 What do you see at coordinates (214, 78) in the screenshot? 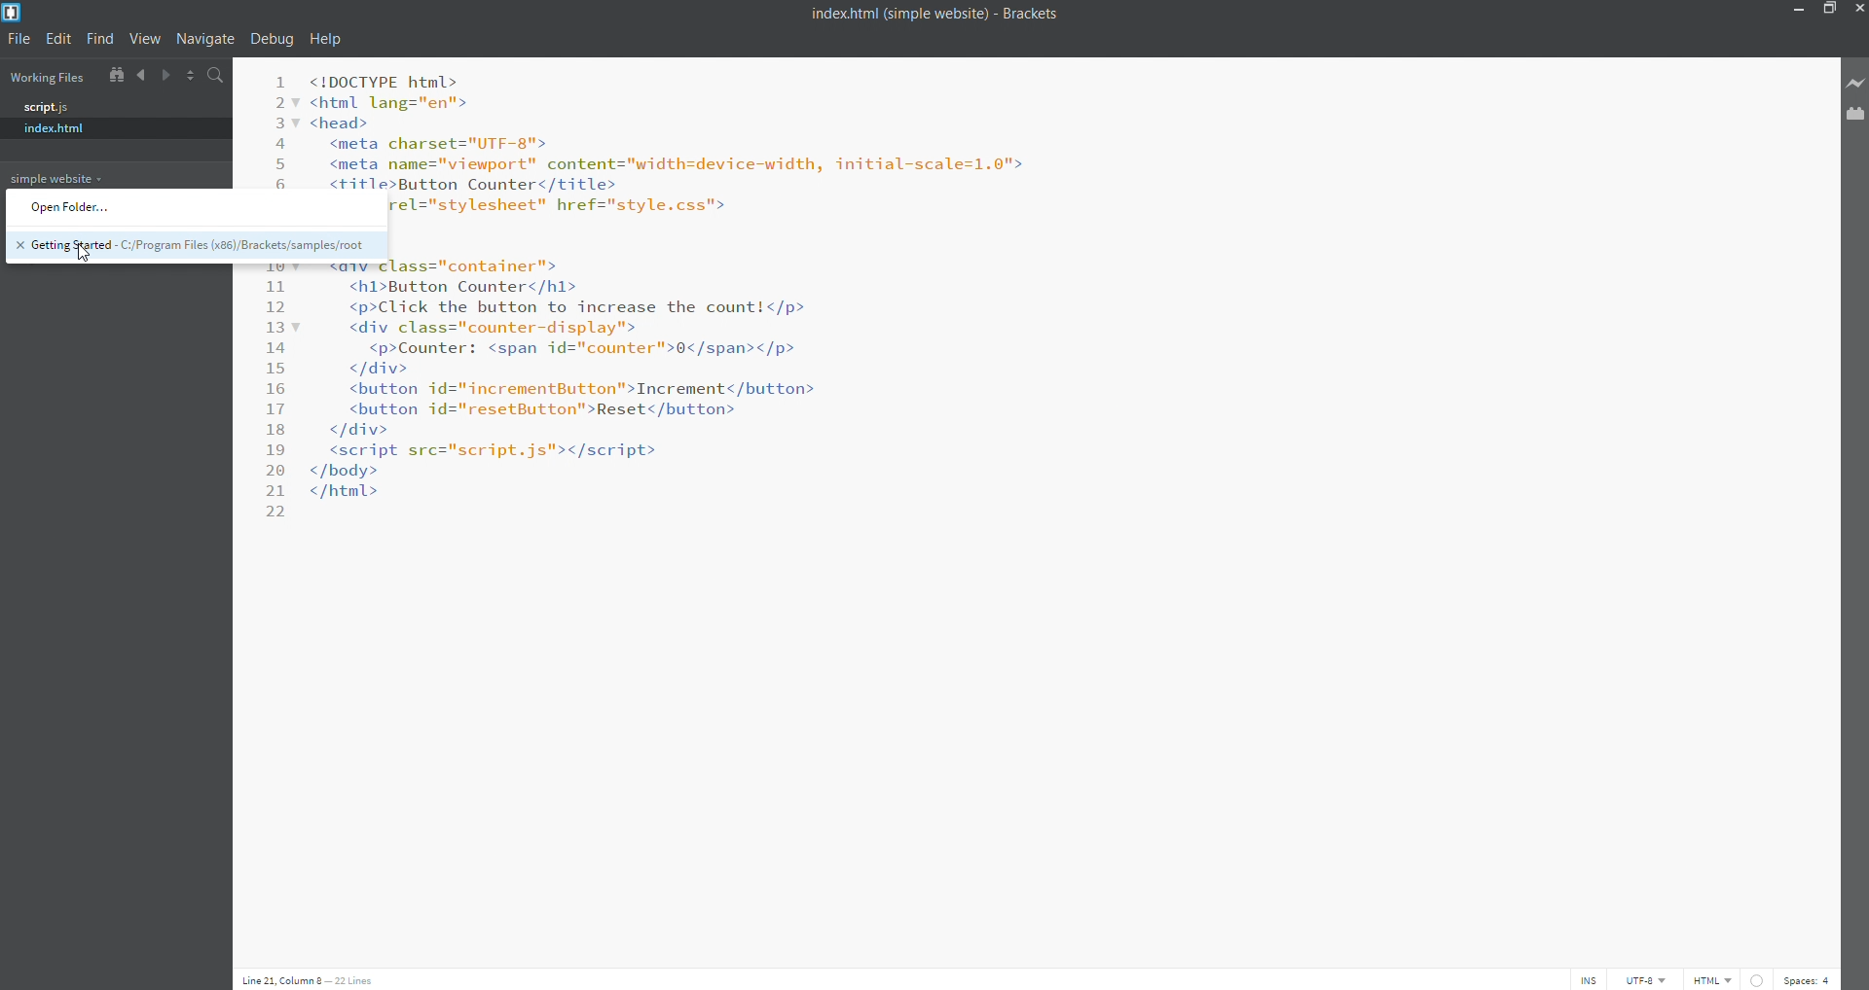
I see `search` at bounding box center [214, 78].